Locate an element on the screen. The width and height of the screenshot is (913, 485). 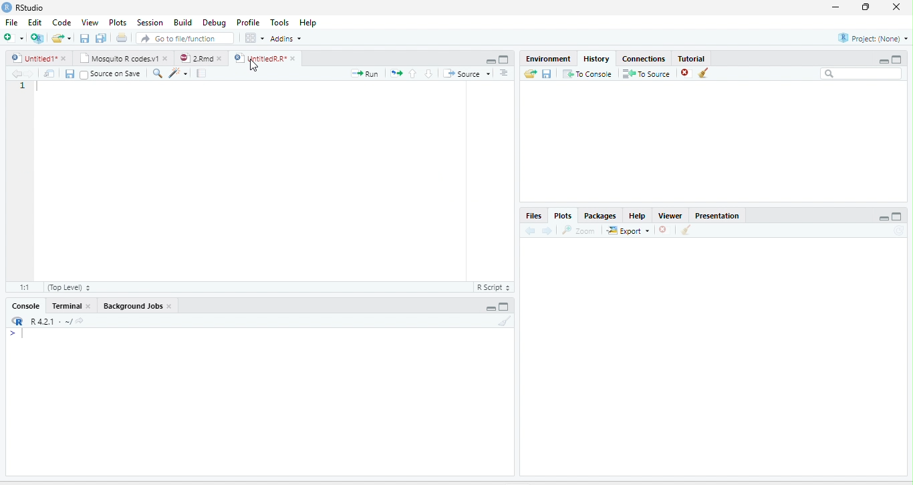
View the current working directory is located at coordinates (80, 320).